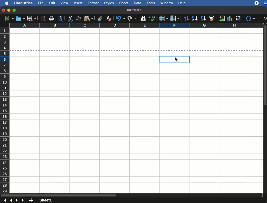  Describe the element at coordinates (135, 26) in the screenshot. I see `column` at that location.